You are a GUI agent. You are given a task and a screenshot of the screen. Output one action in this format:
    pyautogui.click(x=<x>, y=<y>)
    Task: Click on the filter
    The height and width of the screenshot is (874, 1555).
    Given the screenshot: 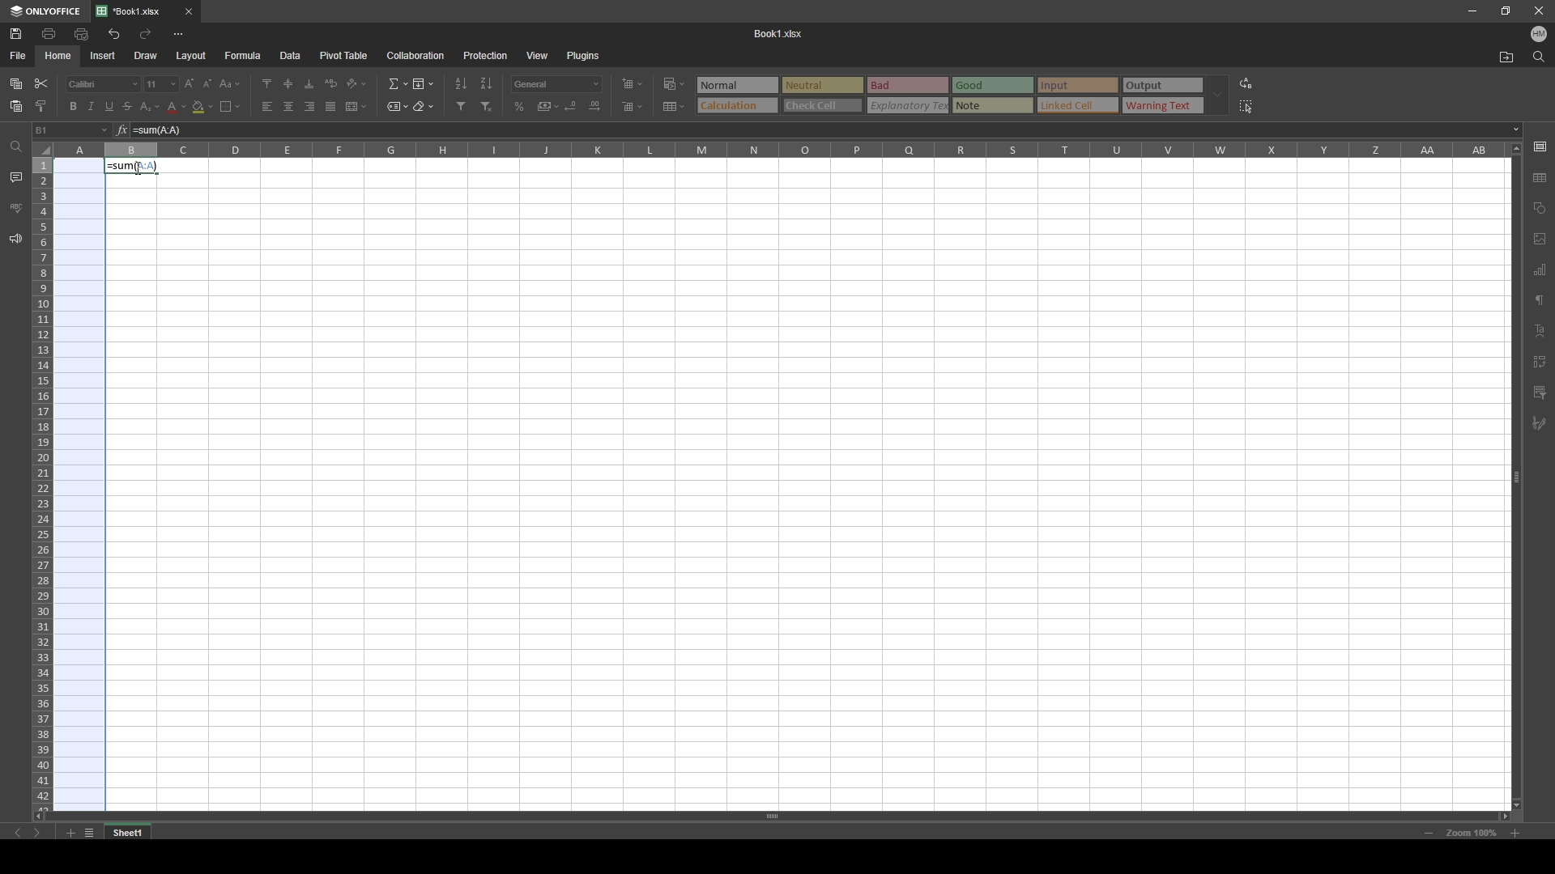 What is the action you would take?
    pyautogui.click(x=1540, y=392)
    